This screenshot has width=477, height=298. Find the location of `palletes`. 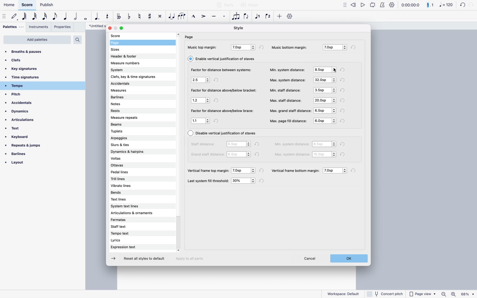

palletes is located at coordinates (12, 27).